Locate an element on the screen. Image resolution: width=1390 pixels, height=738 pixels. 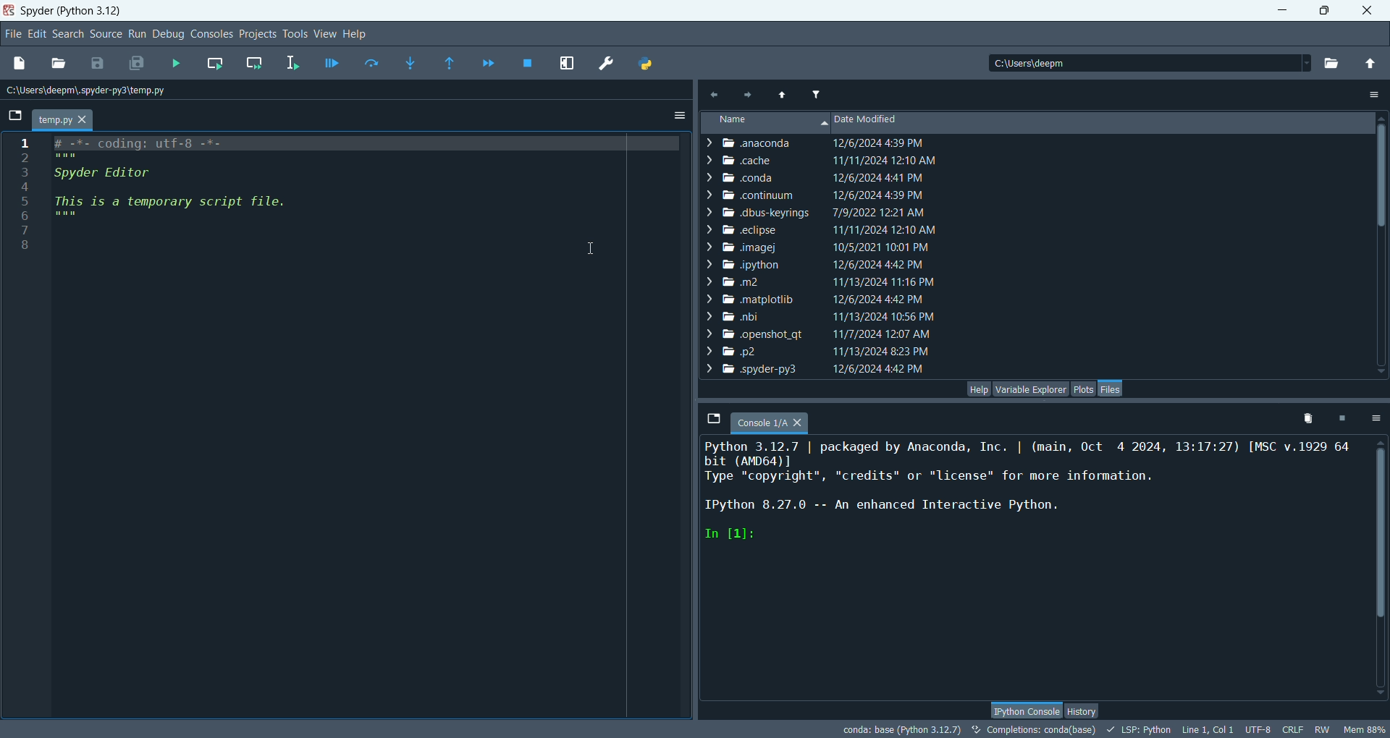
plots is located at coordinates (1082, 386).